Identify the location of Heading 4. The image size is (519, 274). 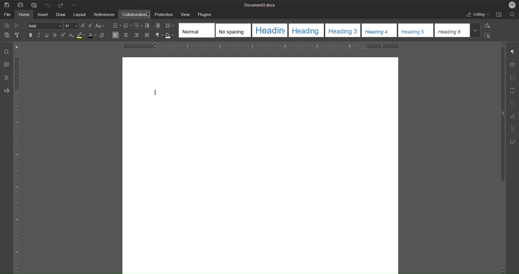
(380, 31).